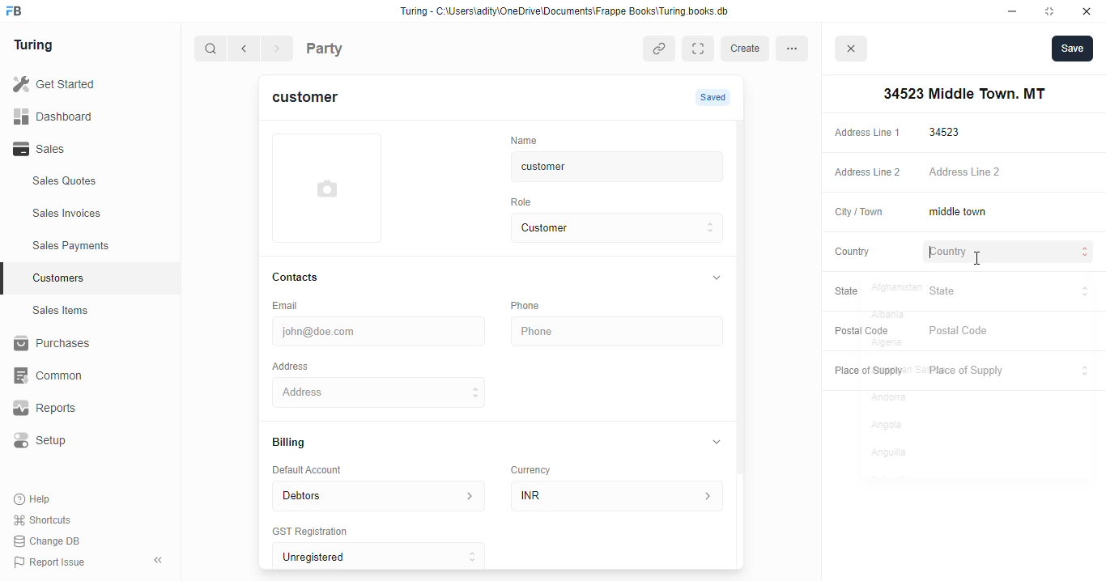 Image resolution: width=1106 pixels, height=581 pixels. Describe the element at coordinates (247, 49) in the screenshot. I see `go back` at that location.